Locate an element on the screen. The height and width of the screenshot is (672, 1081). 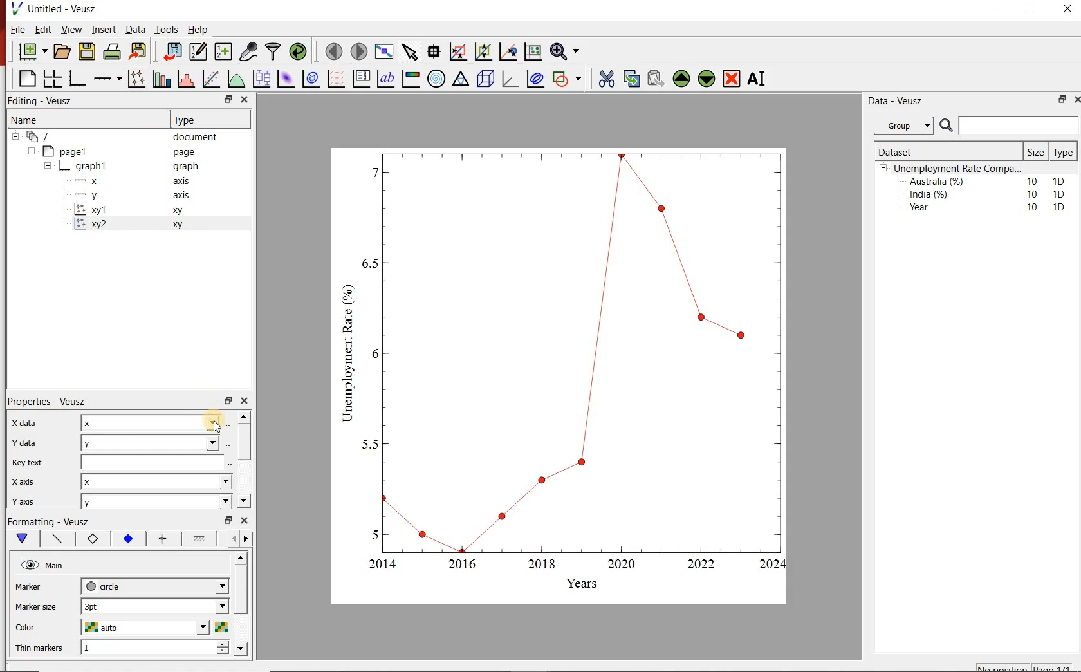
click to zoom out graph axes is located at coordinates (484, 50).